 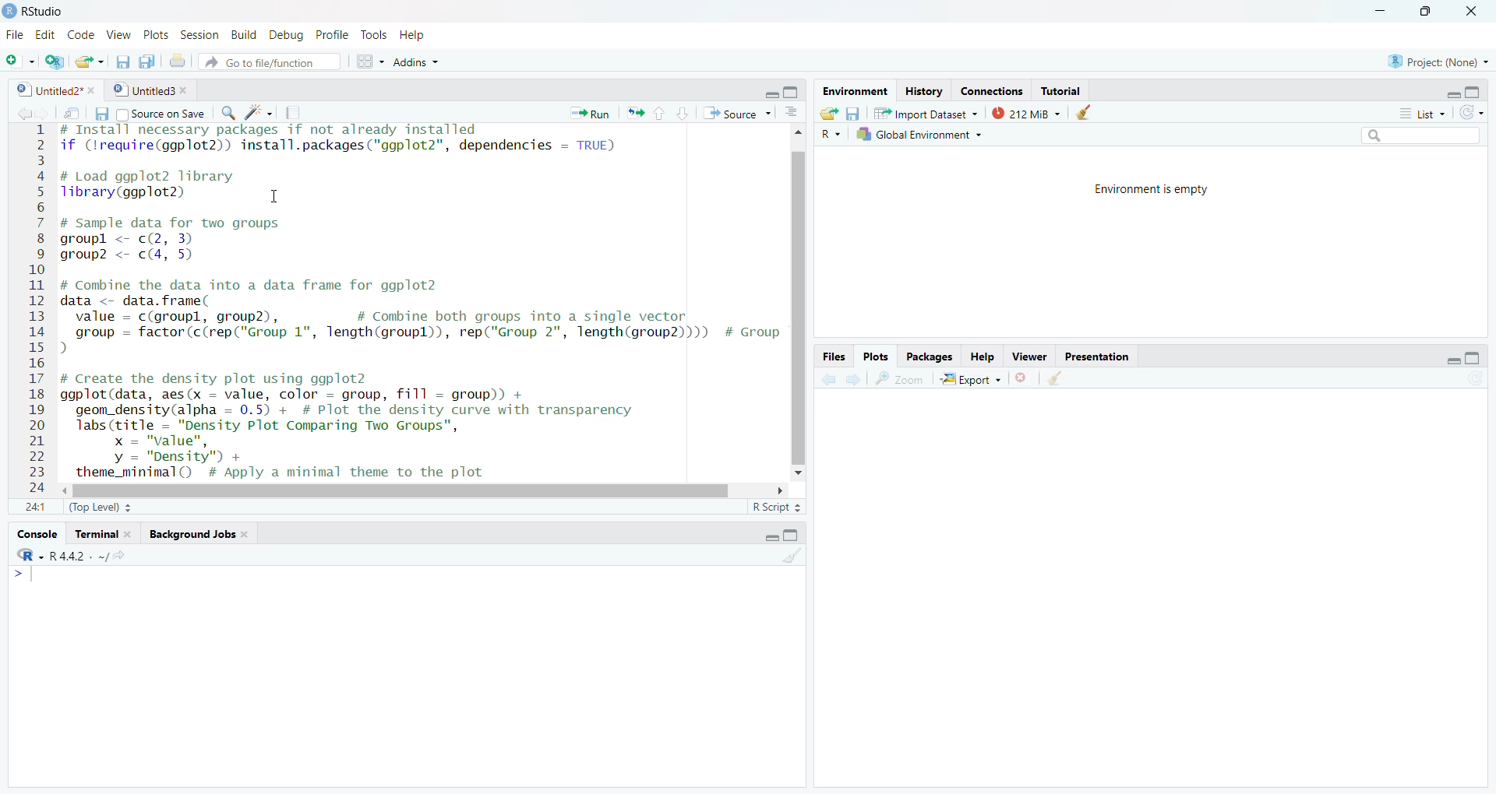 I want to click on load workspace, so click(x=829, y=114).